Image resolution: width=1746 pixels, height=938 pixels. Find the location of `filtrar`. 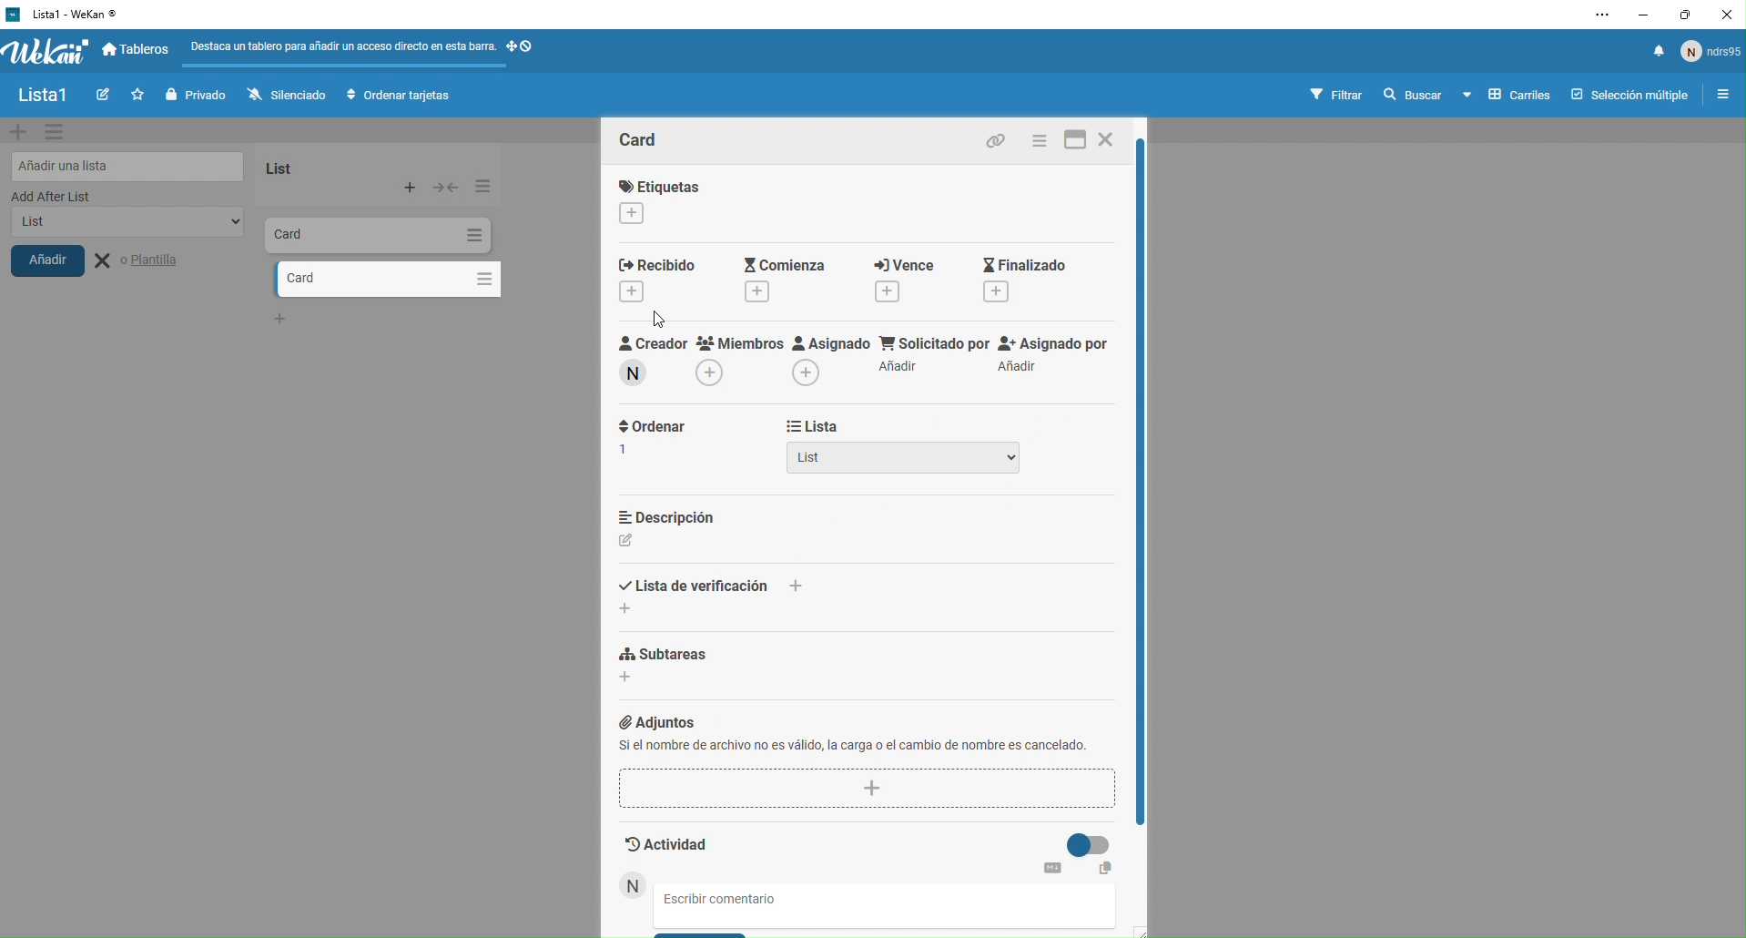

filtrar is located at coordinates (1338, 94).